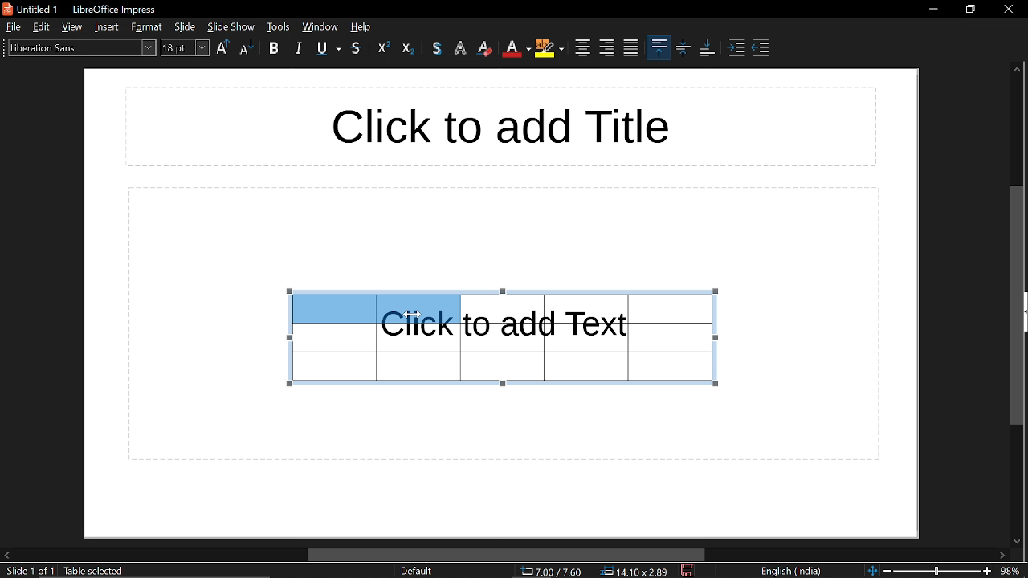  What do you see at coordinates (795, 572) in the screenshot?
I see `language` at bounding box center [795, 572].